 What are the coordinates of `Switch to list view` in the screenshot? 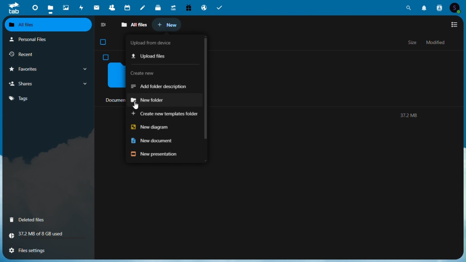 It's located at (454, 25).